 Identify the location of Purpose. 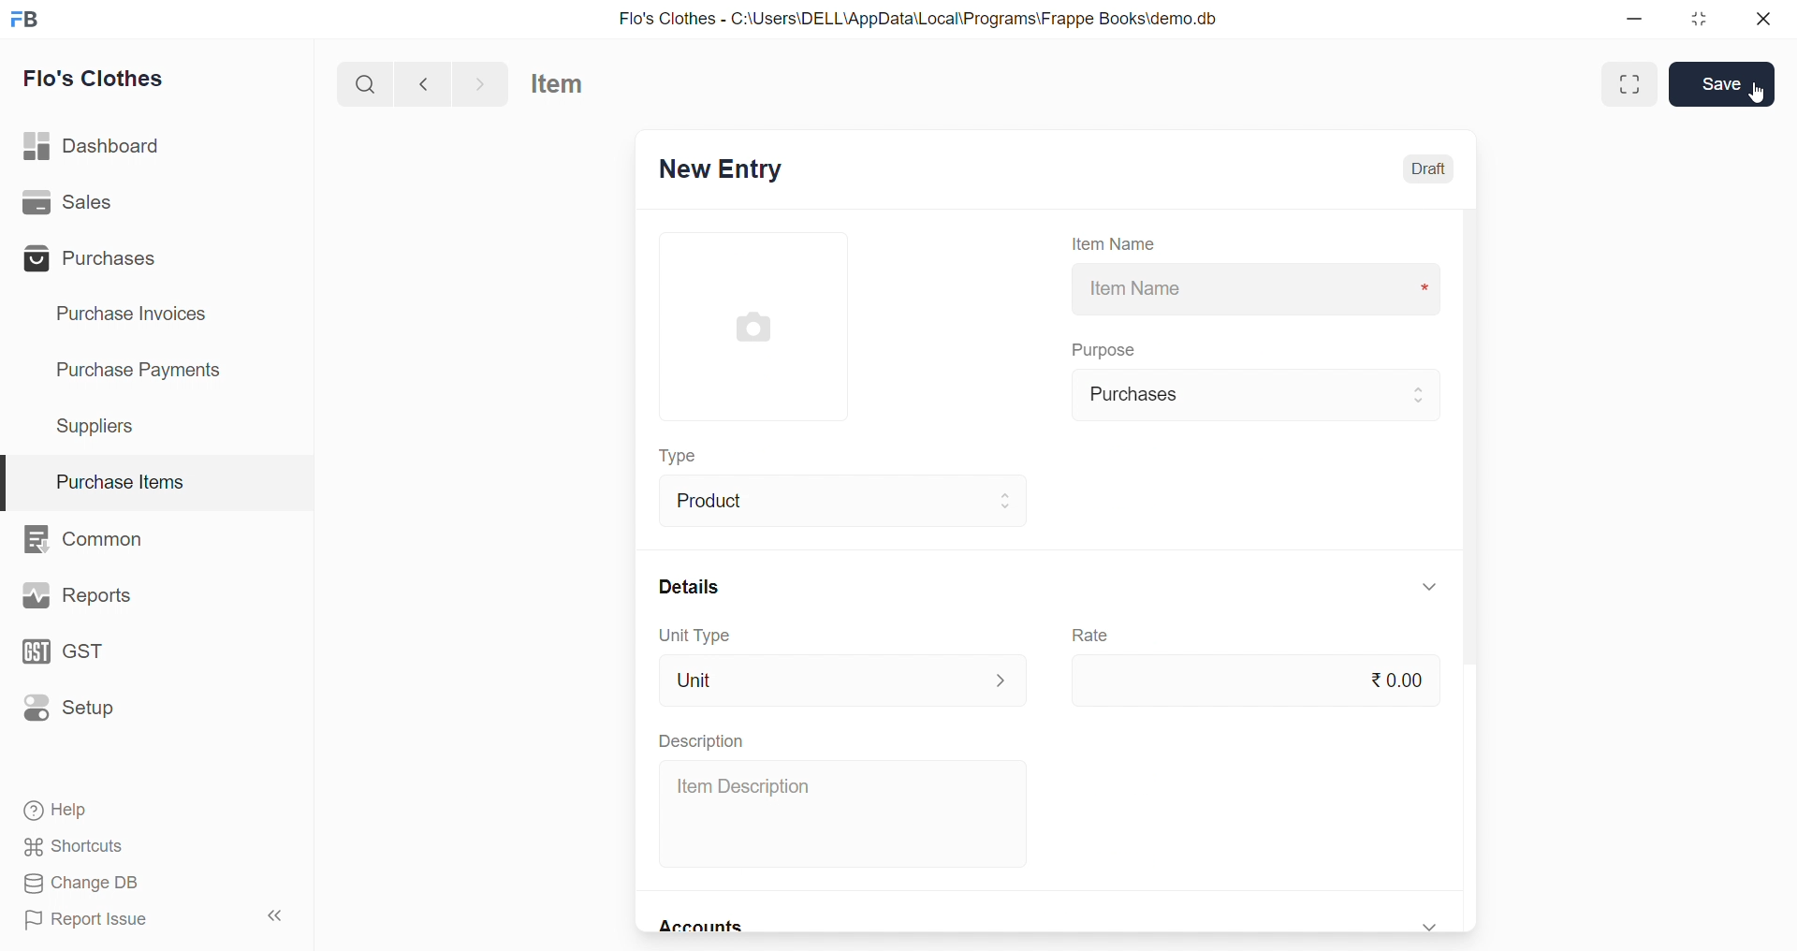
(1107, 347).